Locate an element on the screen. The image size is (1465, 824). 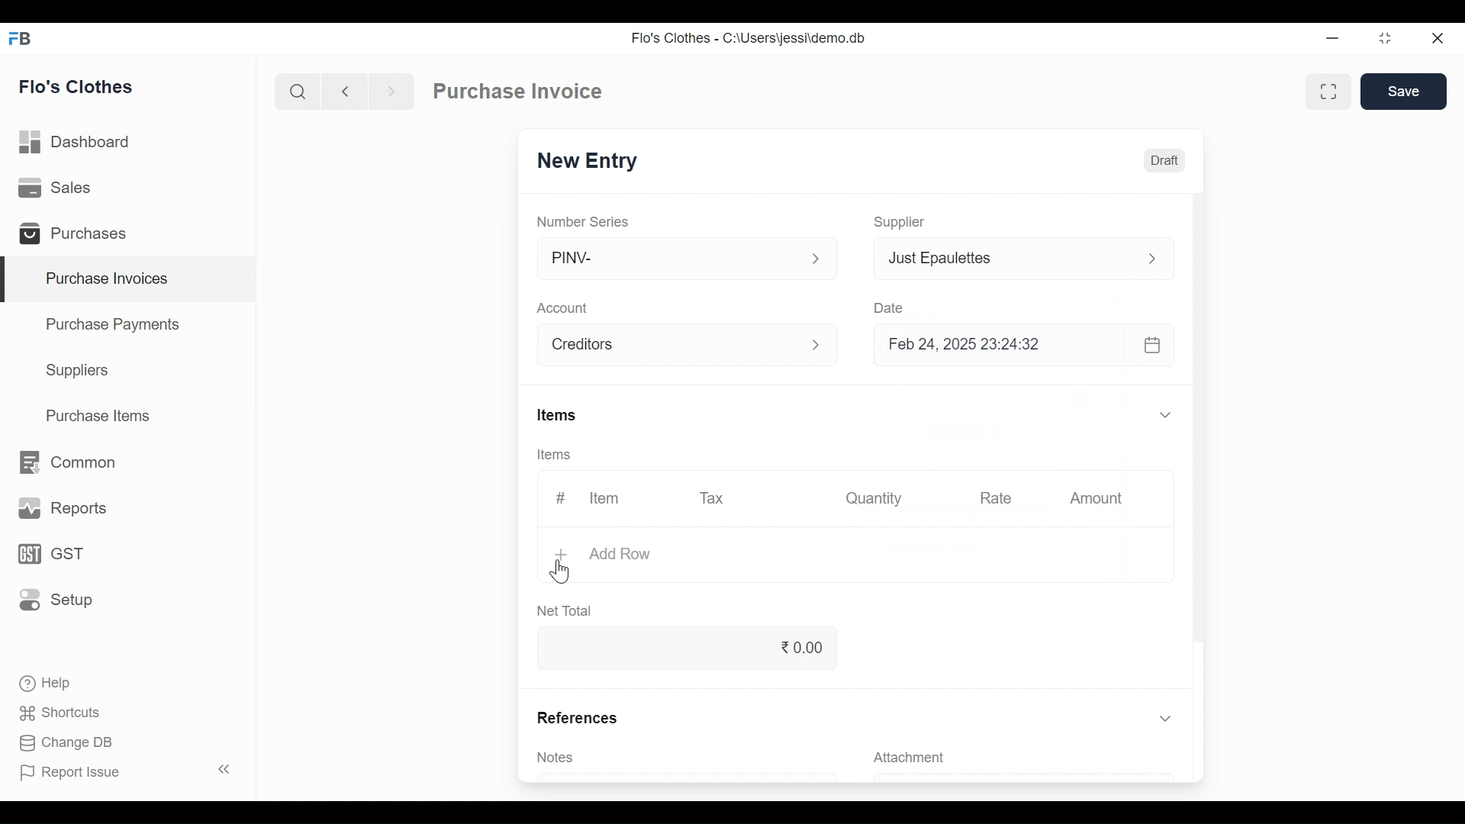
Items is located at coordinates (552, 455).